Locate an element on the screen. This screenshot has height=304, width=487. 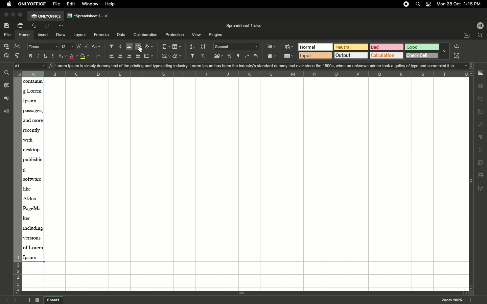
Open file location is located at coordinates (466, 35).